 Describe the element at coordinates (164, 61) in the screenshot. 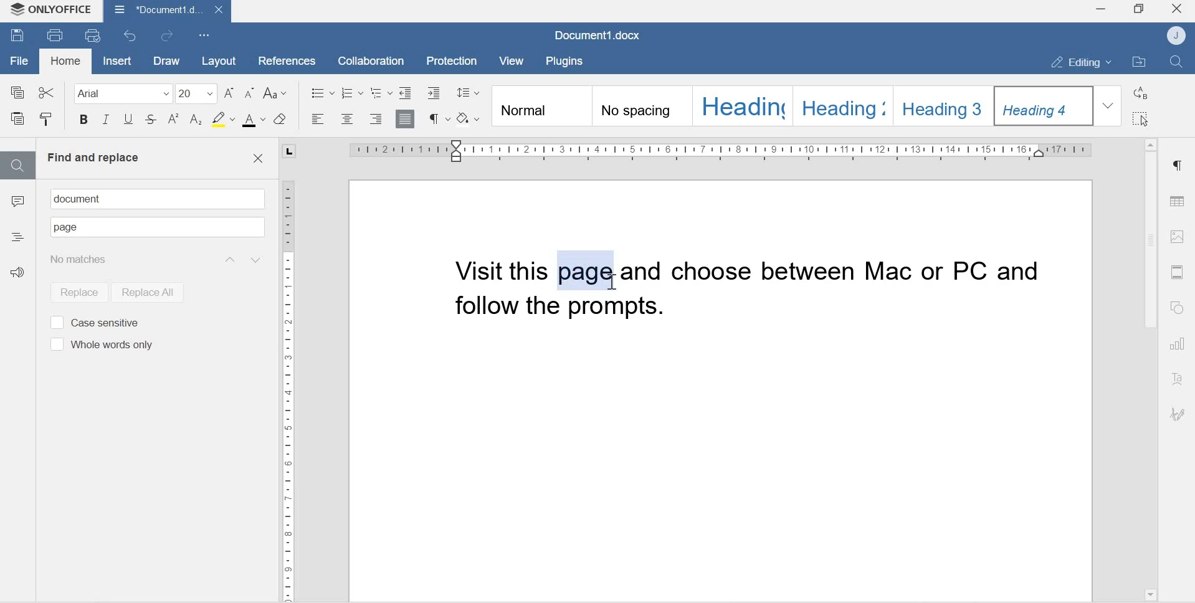

I see `Draw` at that location.